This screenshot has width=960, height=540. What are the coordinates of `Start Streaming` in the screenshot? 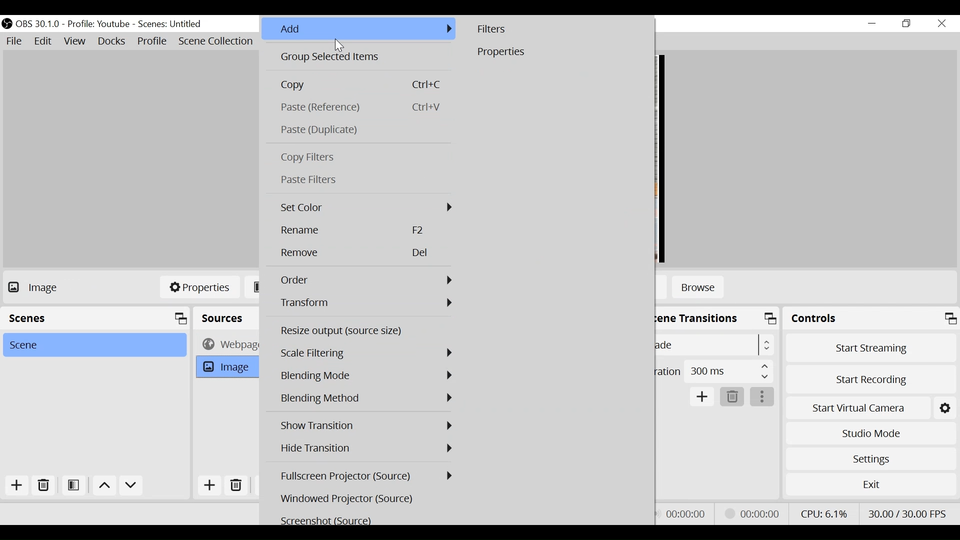 It's located at (871, 348).